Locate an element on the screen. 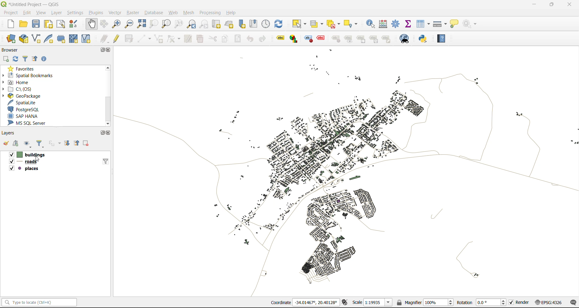  modify is located at coordinates (187, 38).